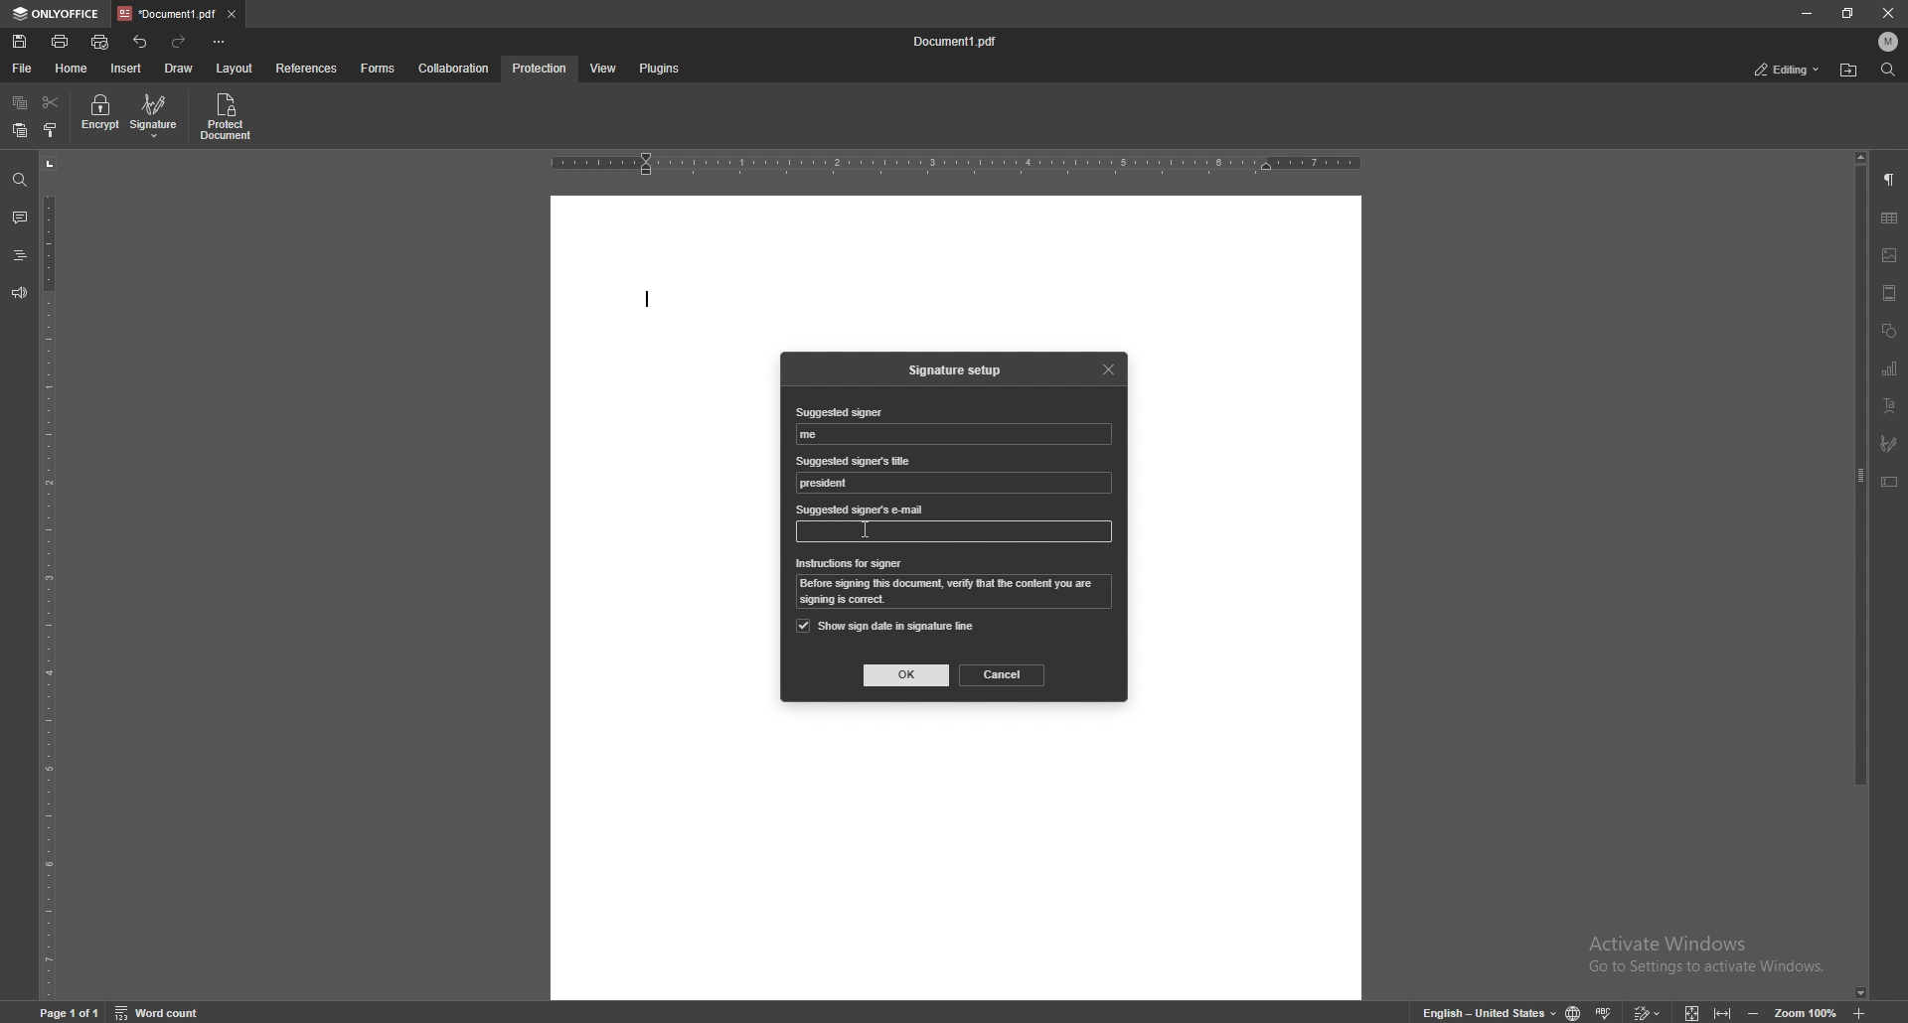  I want to click on fit to width, so click(1725, 1009).